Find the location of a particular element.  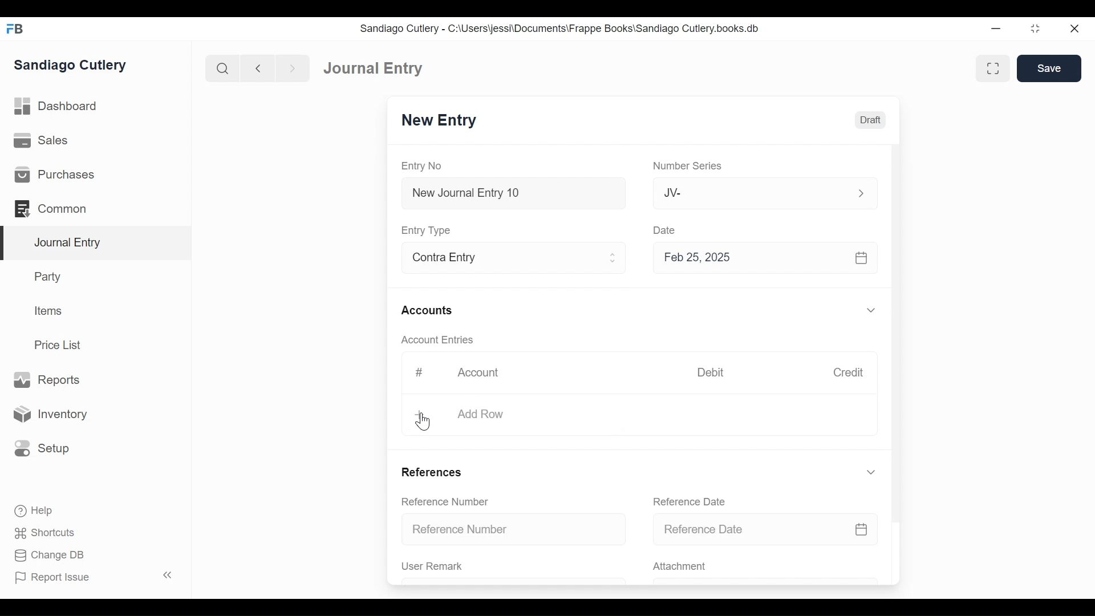

Navigate Forward is located at coordinates (293, 67).